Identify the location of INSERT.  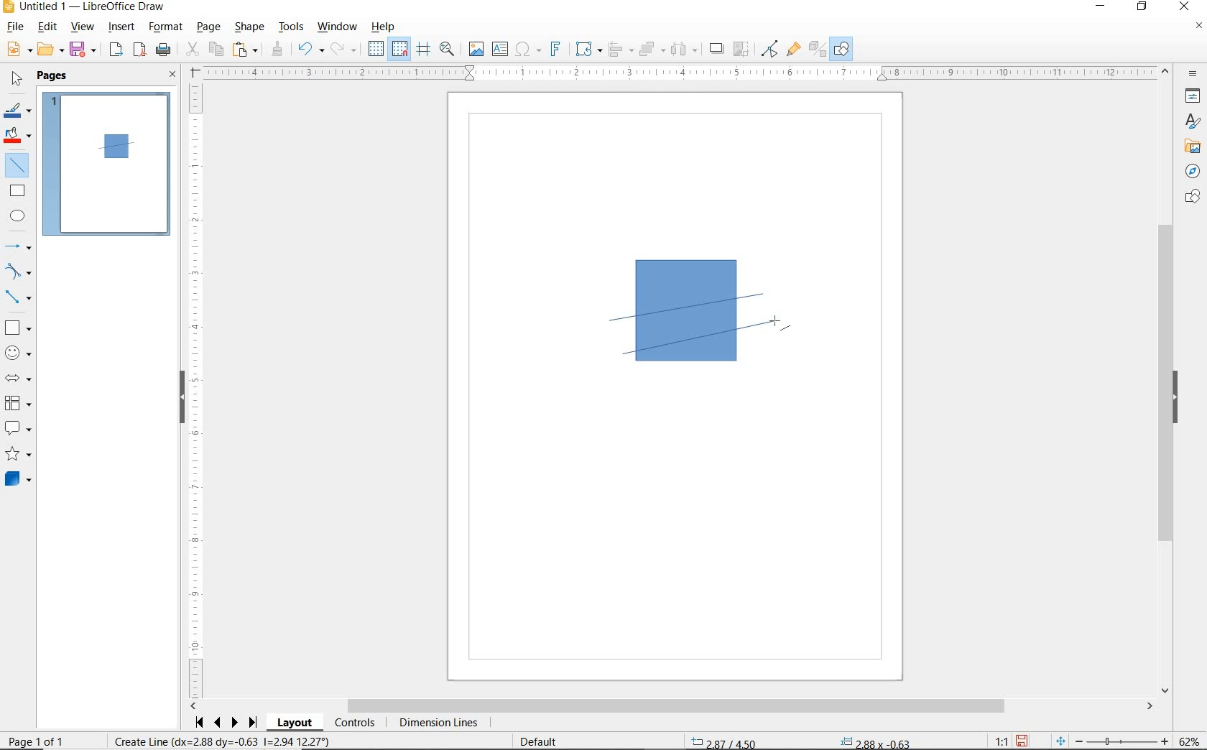
(122, 28).